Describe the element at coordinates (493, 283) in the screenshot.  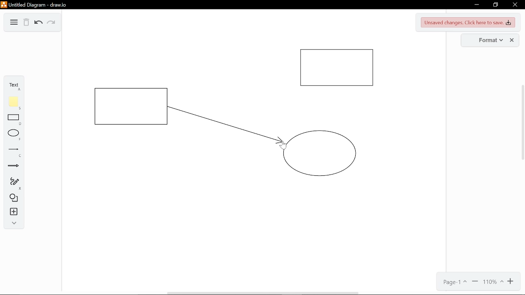
I see `Current zoom` at that location.